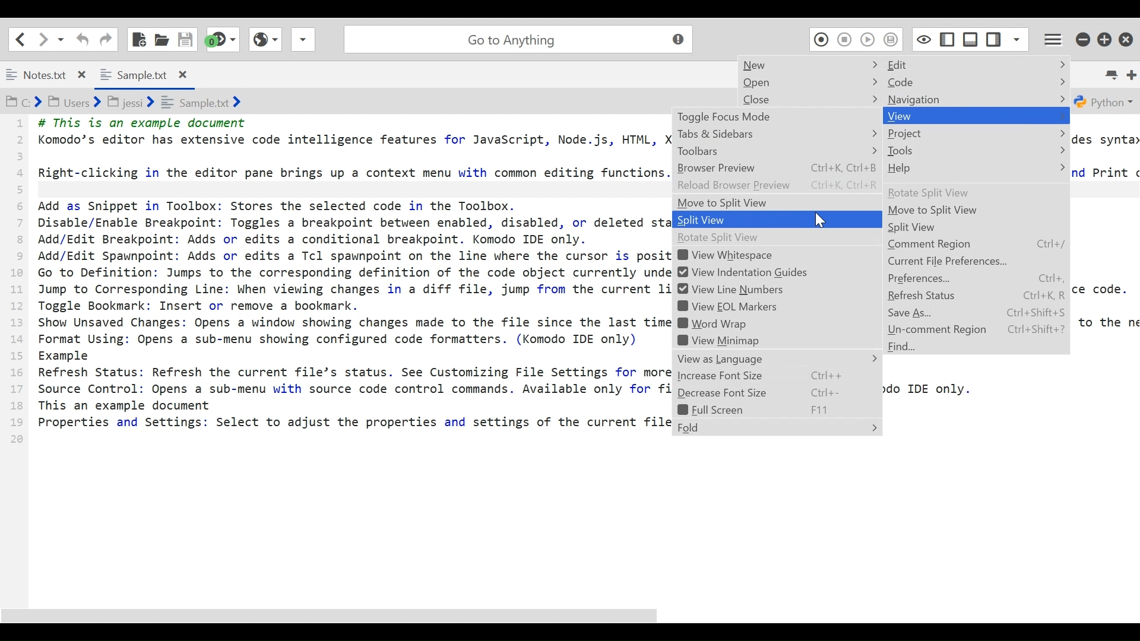 The width and height of the screenshot is (1140, 641). Describe the element at coordinates (521, 39) in the screenshot. I see `Go to Anything` at that location.